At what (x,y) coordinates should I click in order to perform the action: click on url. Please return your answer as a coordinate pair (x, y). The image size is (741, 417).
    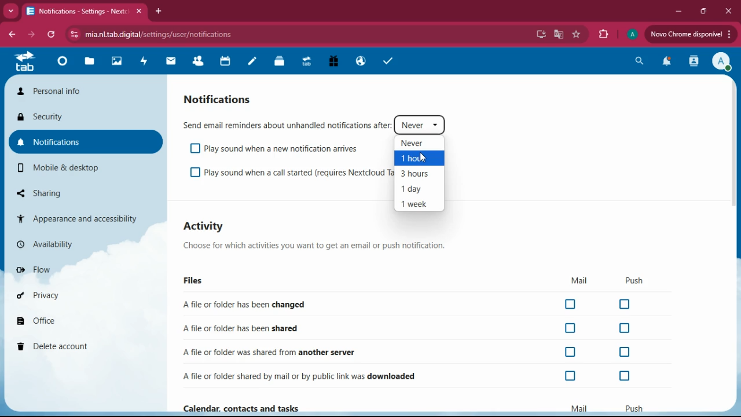
    Looking at the image, I should click on (153, 33).